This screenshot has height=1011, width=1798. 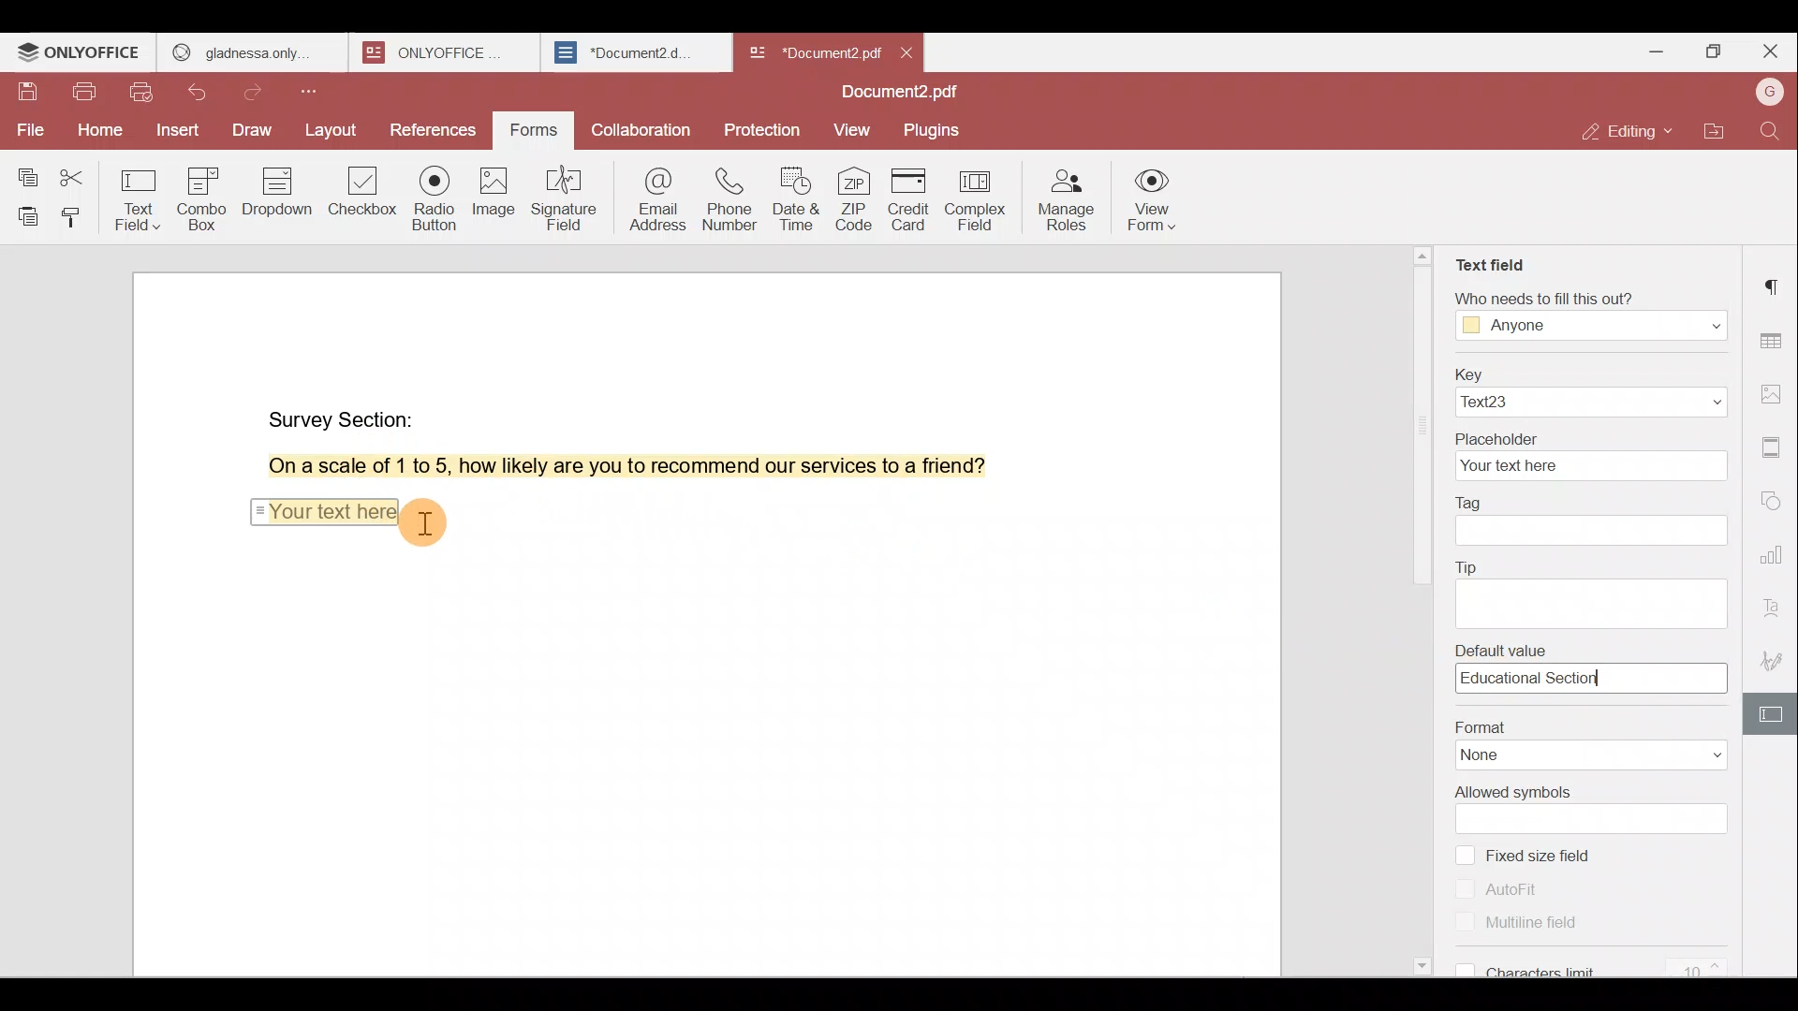 What do you see at coordinates (79, 172) in the screenshot?
I see `Cut` at bounding box center [79, 172].